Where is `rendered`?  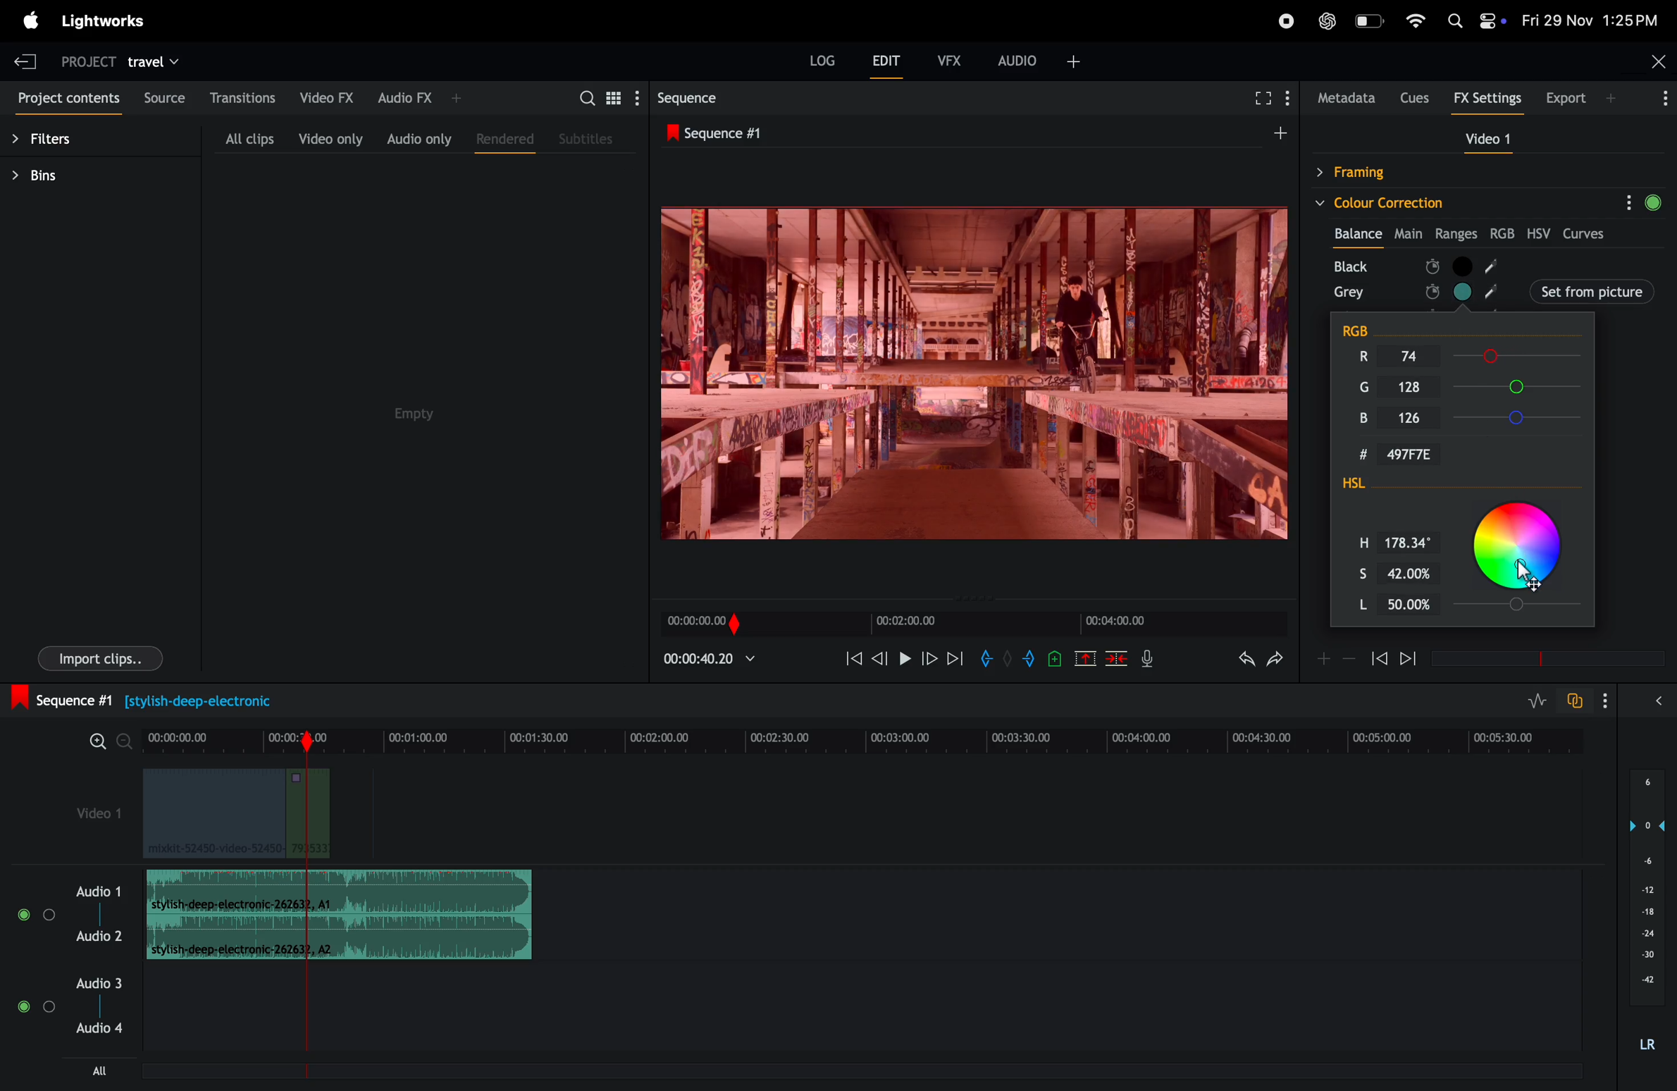 rendered is located at coordinates (505, 140).